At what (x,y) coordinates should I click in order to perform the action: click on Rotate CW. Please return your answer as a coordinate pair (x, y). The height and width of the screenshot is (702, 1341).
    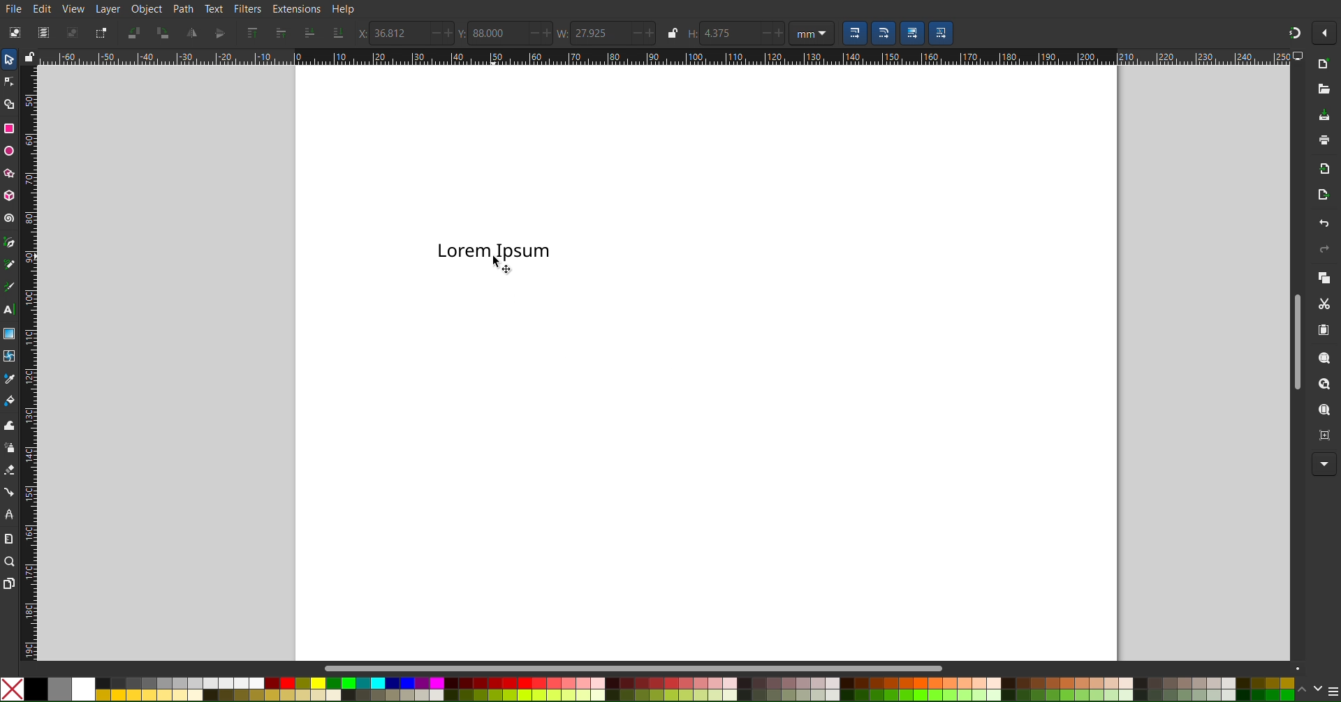
    Looking at the image, I should click on (164, 33).